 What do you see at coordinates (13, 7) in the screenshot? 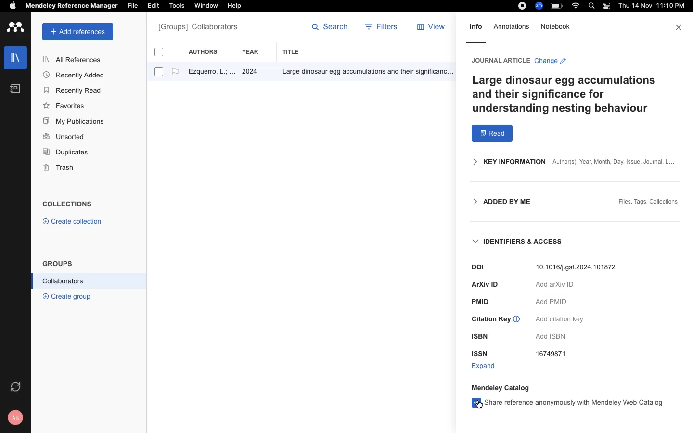
I see `apple logo` at bounding box center [13, 7].